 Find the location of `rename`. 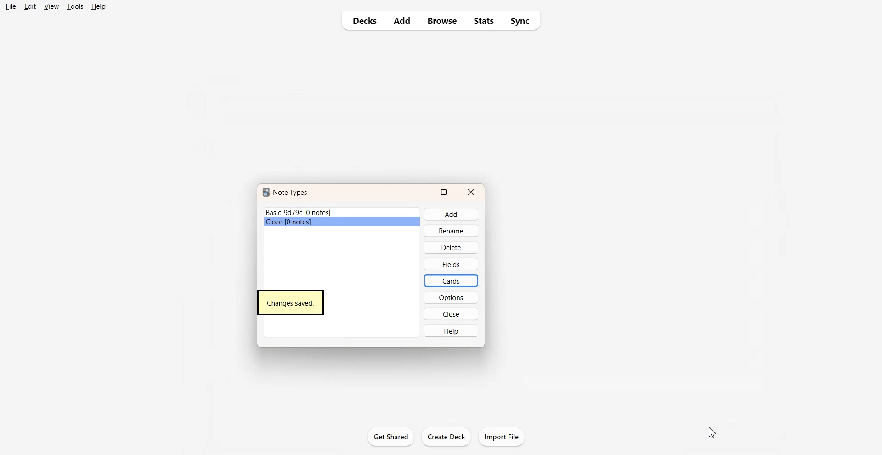

rename is located at coordinates (453, 231).